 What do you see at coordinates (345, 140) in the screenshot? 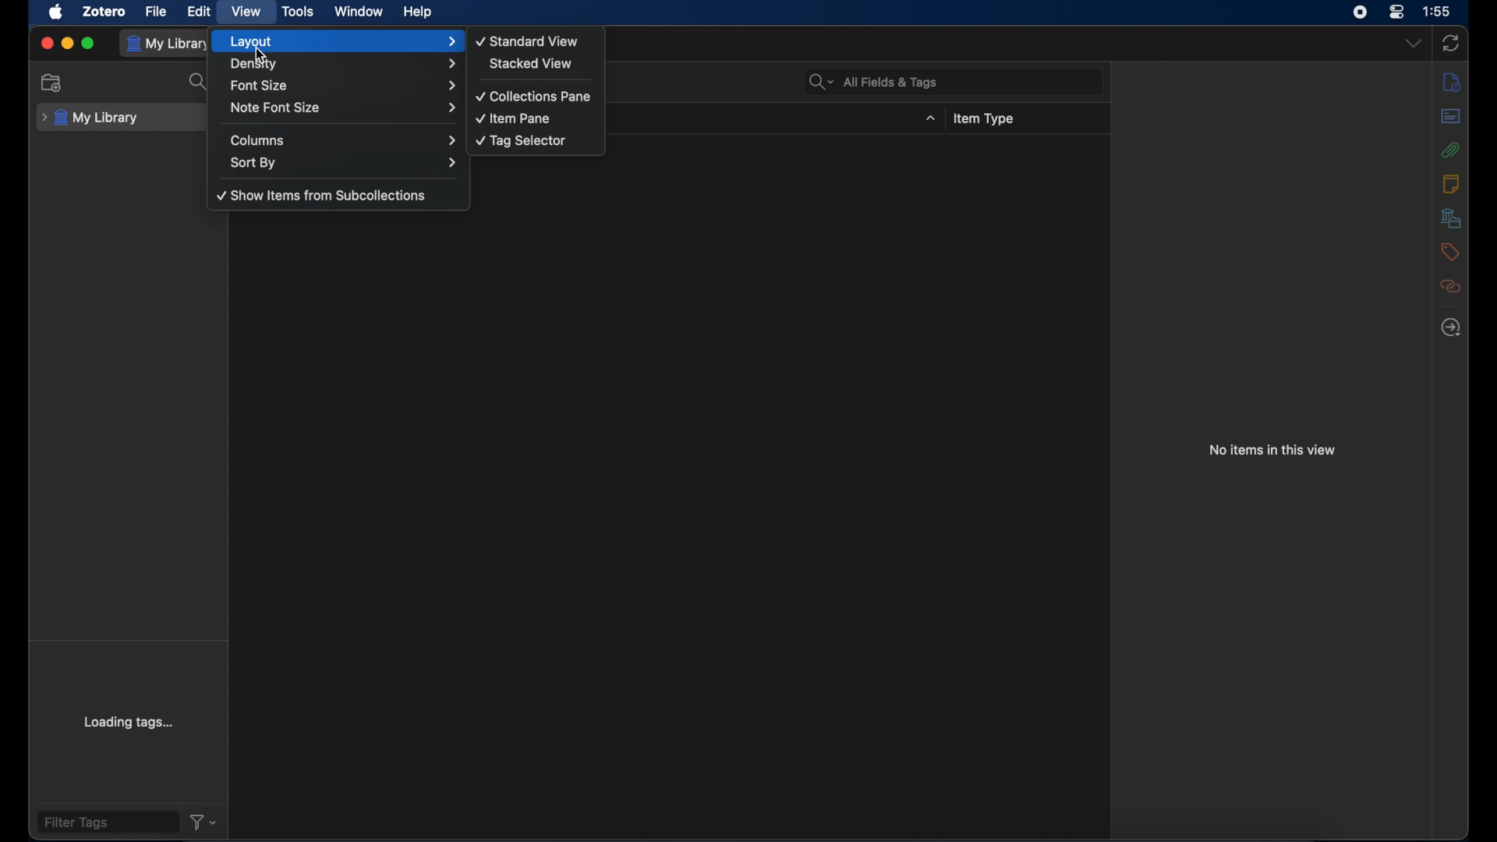
I see `columns` at bounding box center [345, 140].